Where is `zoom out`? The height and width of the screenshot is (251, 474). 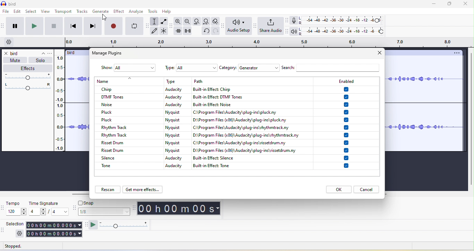 zoom out is located at coordinates (187, 21).